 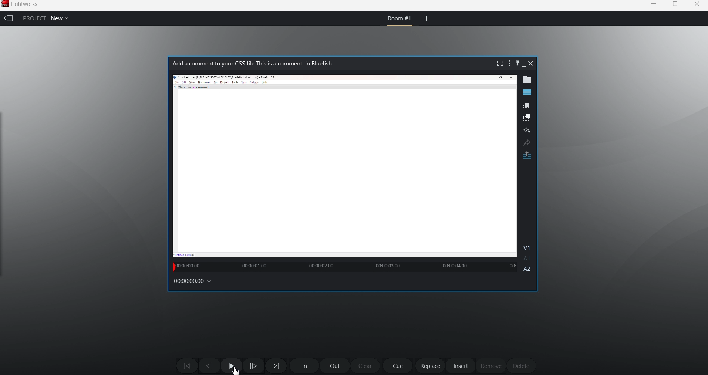 I want to click on replace, so click(x=431, y=366).